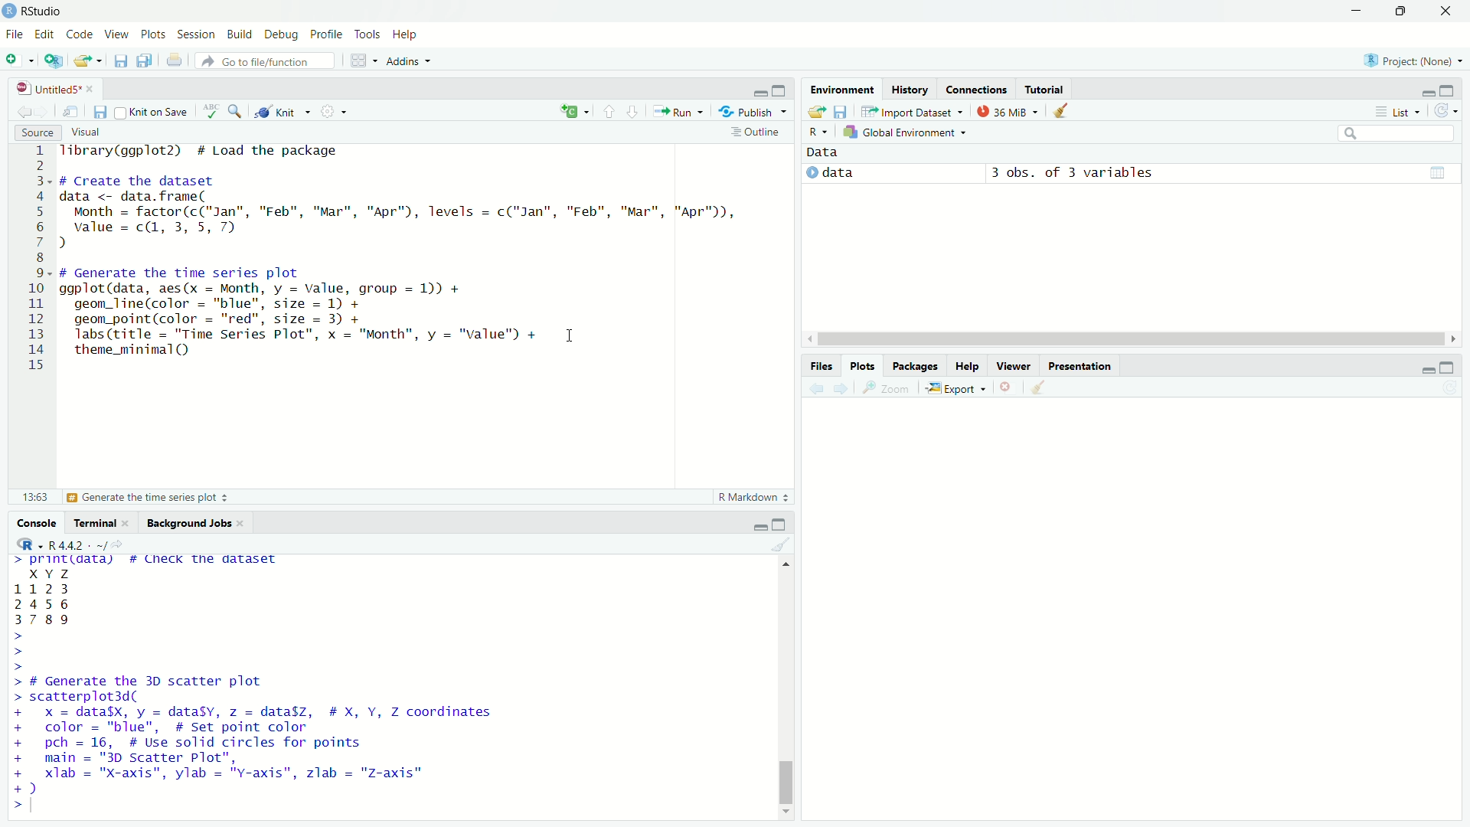 The width and height of the screenshot is (1470, 827). What do you see at coordinates (1006, 387) in the screenshot?
I see `remove the current plot` at bounding box center [1006, 387].